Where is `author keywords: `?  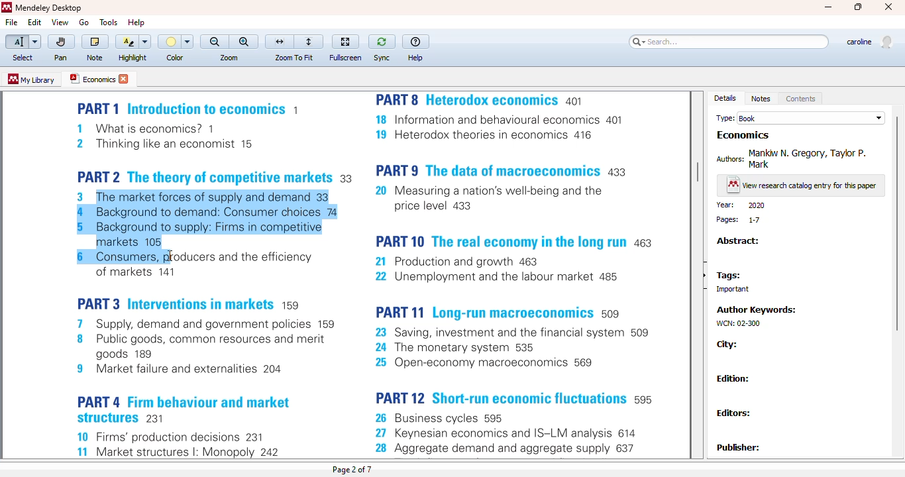 author keywords:  is located at coordinates (759, 309).